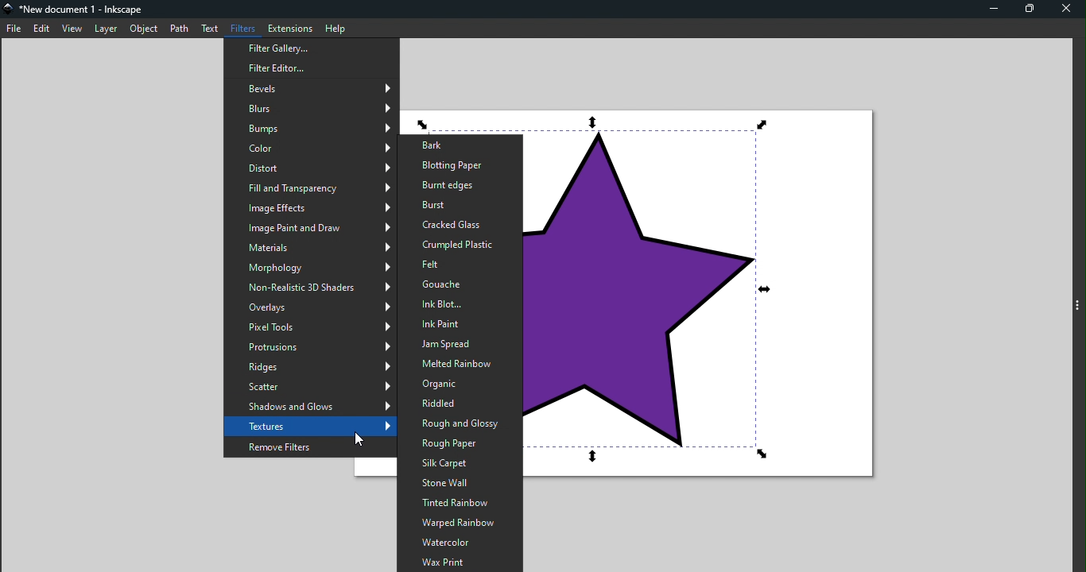 This screenshot has width=1086, height=572. What do you see at coordinates (1028, 10) in the screenshot?
I see `Maximize` at bounding box center [1028, 10].